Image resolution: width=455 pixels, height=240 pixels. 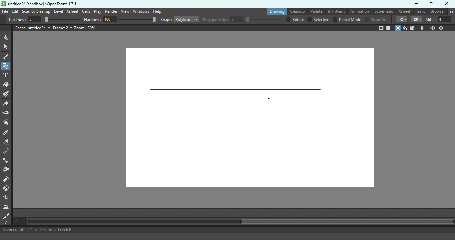 What do you see at coordinates (111, 11) in the screenshot?
I see `Render` at bounding box center [111, 11].